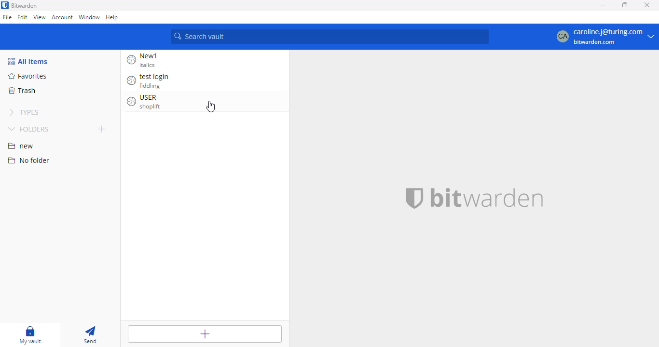 The width and height of the screenshot is (659, 347). What do you see at coordinates (414, 198) in the screenshot?
I see `logo` at bounding box center [414, 198].